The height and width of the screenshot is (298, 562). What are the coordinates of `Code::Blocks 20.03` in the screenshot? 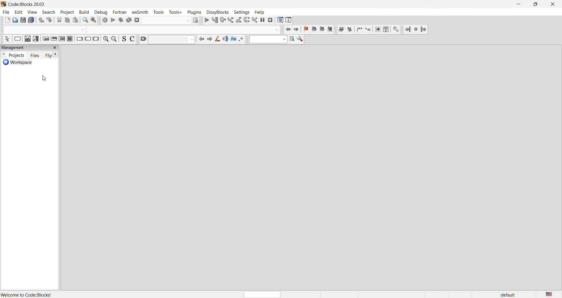 It's located at (25, 4).